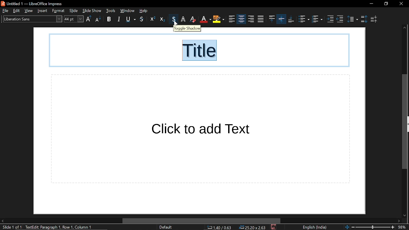  Describe the element at coordinates (405, 121) in the screenshot. I see `vertical scrollbar` at that location.